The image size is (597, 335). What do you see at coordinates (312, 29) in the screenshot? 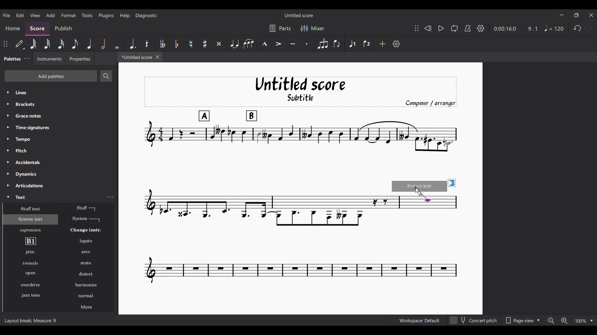
I see `Mixer settings` at bounding box center [312, 29].